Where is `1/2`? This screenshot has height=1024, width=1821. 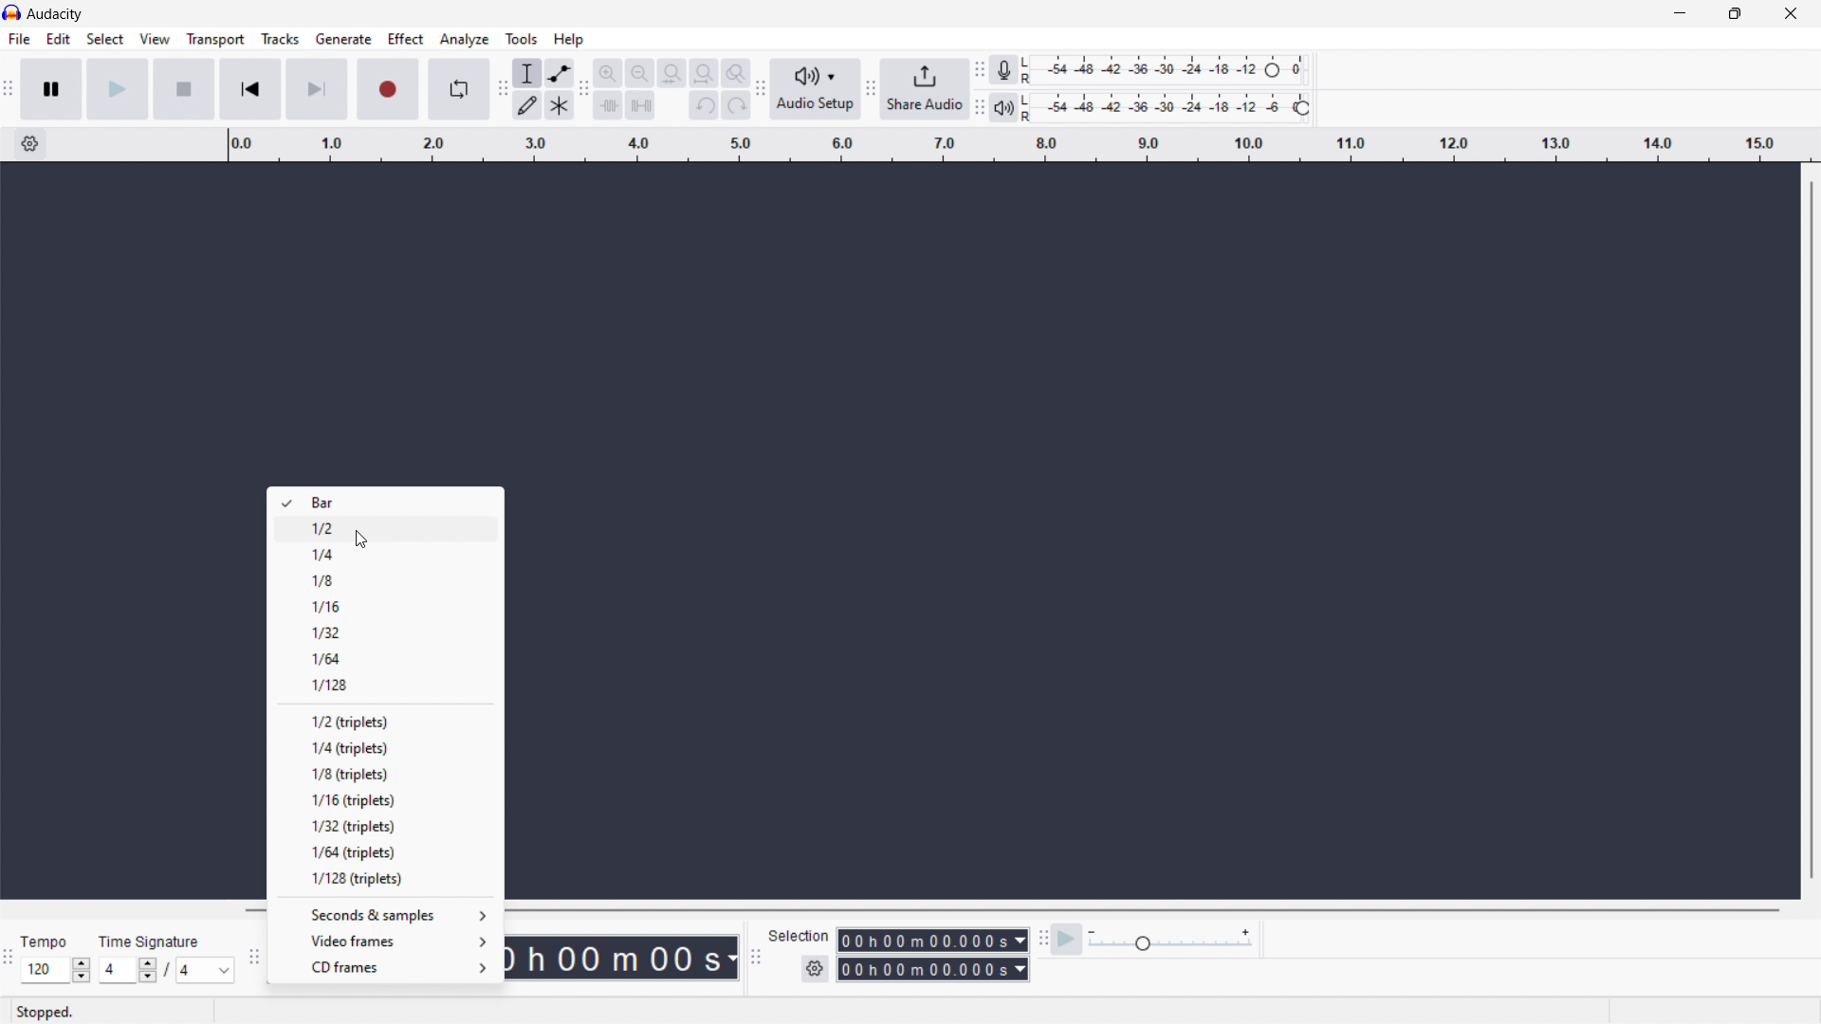
1/2 is located at coordinates (385, 528).